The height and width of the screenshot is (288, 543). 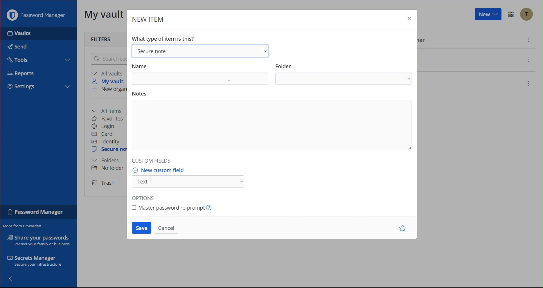 What do you see at coordinates (21, 87) in the screenshot?
I see `Settings` at bounding box center [21, 87].